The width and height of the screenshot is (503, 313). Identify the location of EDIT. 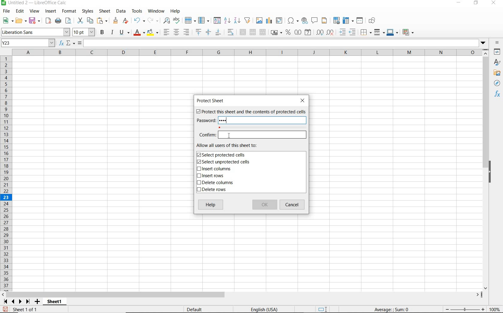
(20, 11).